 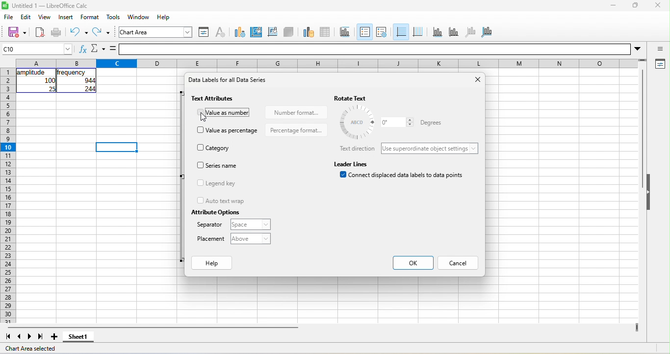 What do you see at coordinates (307, 31) in the screenshot?
I see `data range` at bounding box center [307, 31].